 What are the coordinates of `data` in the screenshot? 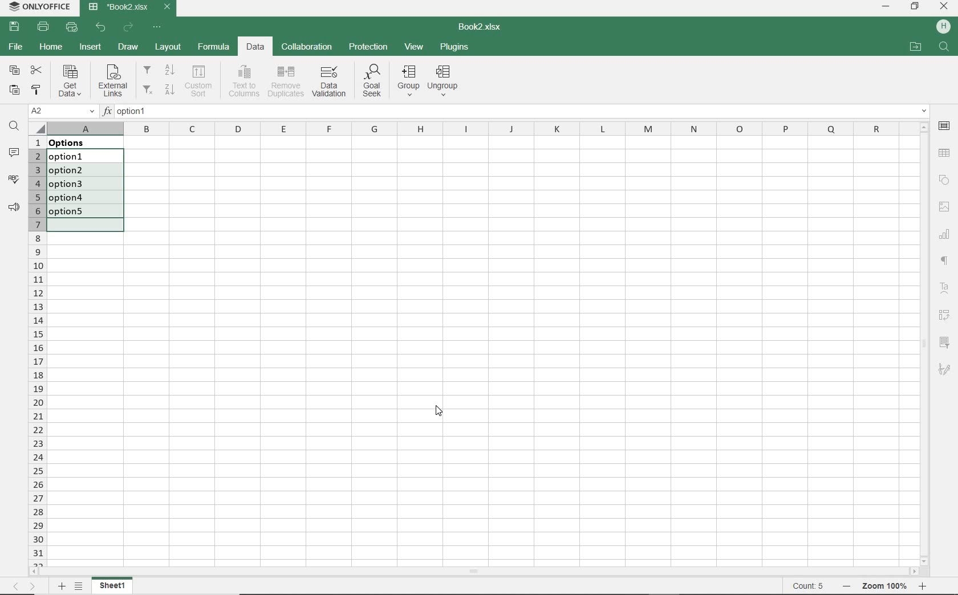 It's located at (75, 142).